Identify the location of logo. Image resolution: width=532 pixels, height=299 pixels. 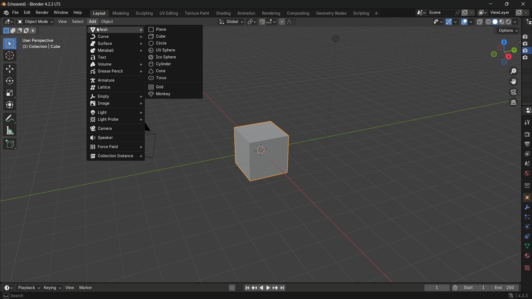
(6, 13).